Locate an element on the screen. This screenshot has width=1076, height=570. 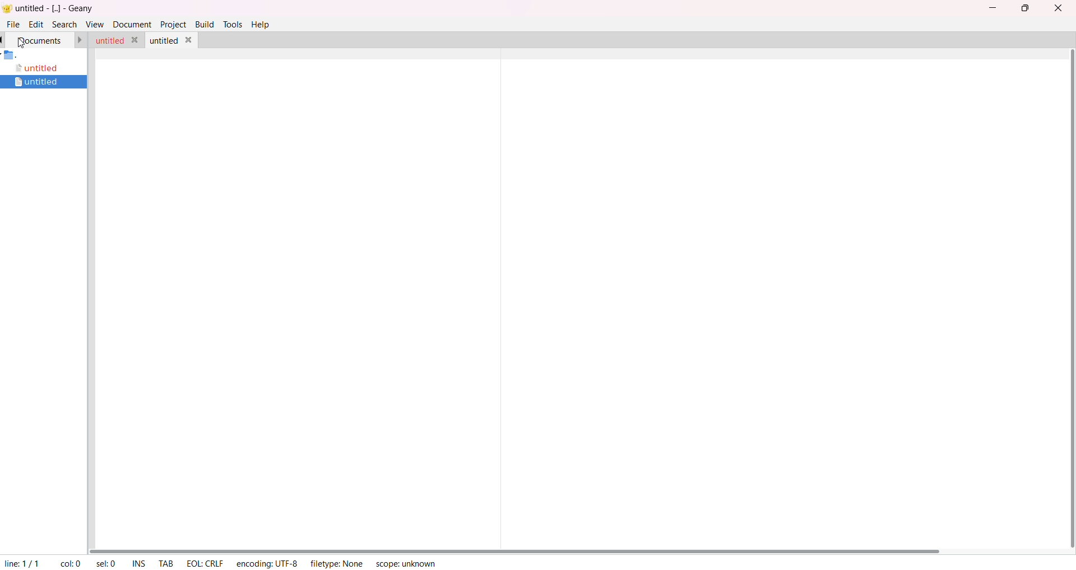
close is located at coordinates (134, 42).